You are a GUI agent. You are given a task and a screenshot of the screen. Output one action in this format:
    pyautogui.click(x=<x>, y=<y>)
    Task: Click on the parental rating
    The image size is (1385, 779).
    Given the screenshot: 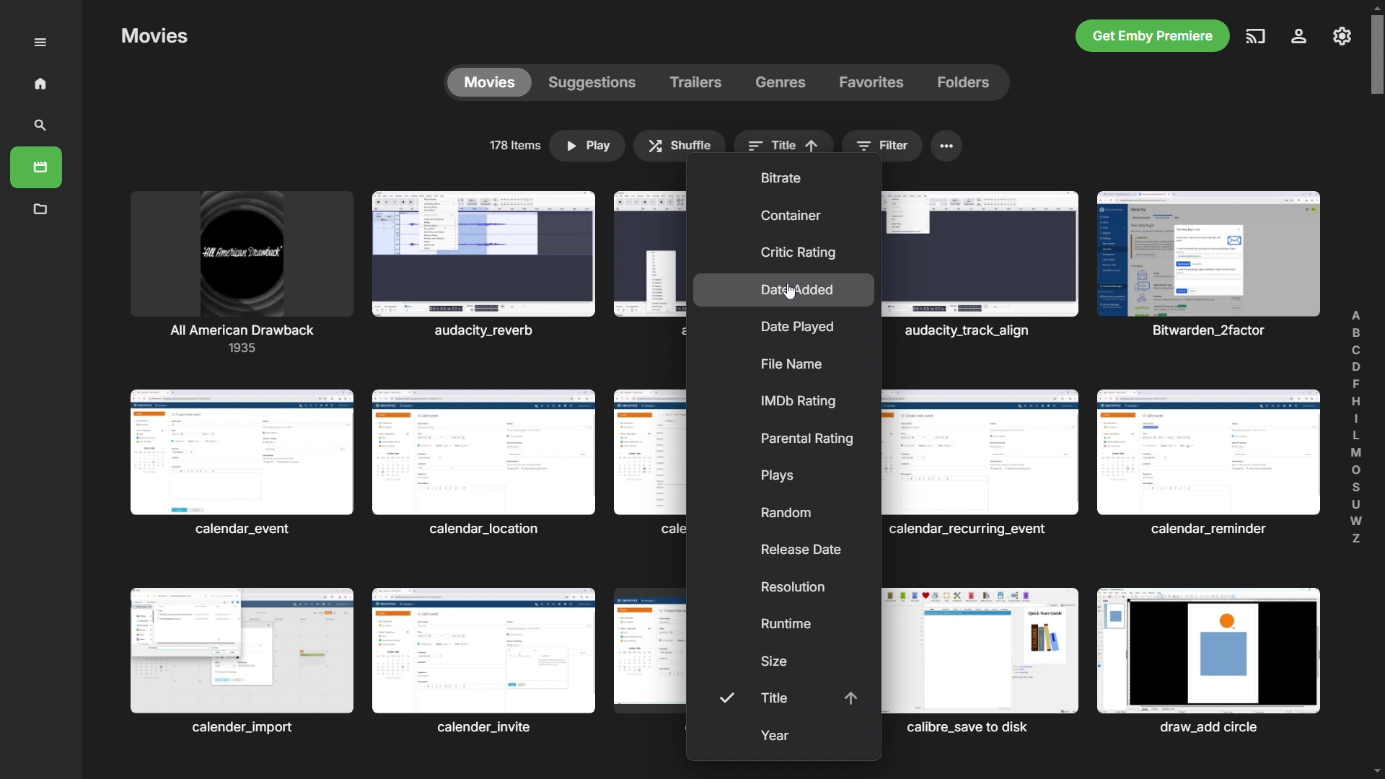 What is the action you would take?
    pyautogui.click(x=784, y=438)
    